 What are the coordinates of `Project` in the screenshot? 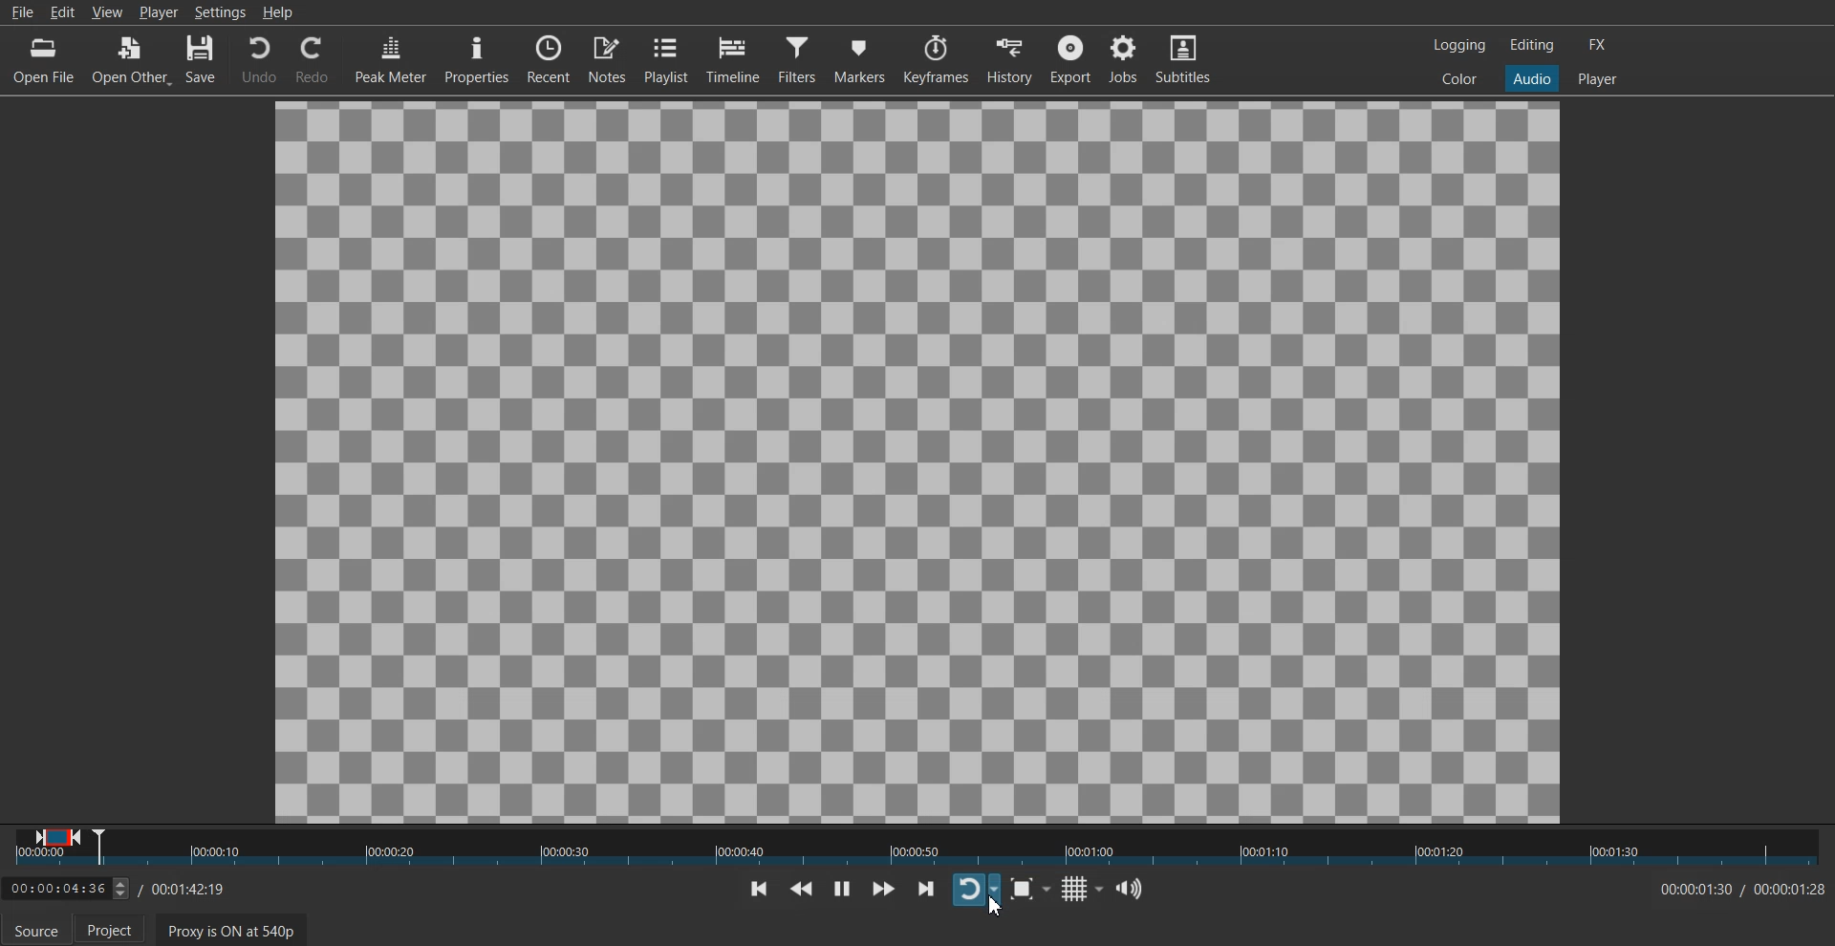 It's located at (116, 930).